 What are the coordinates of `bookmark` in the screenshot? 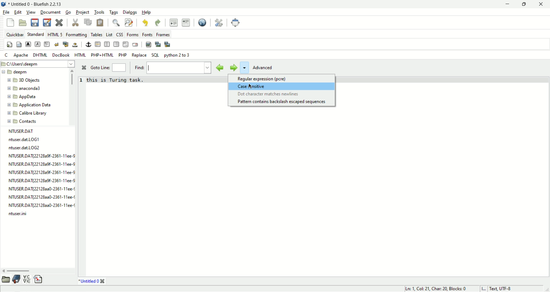 It's located at (16, 279).